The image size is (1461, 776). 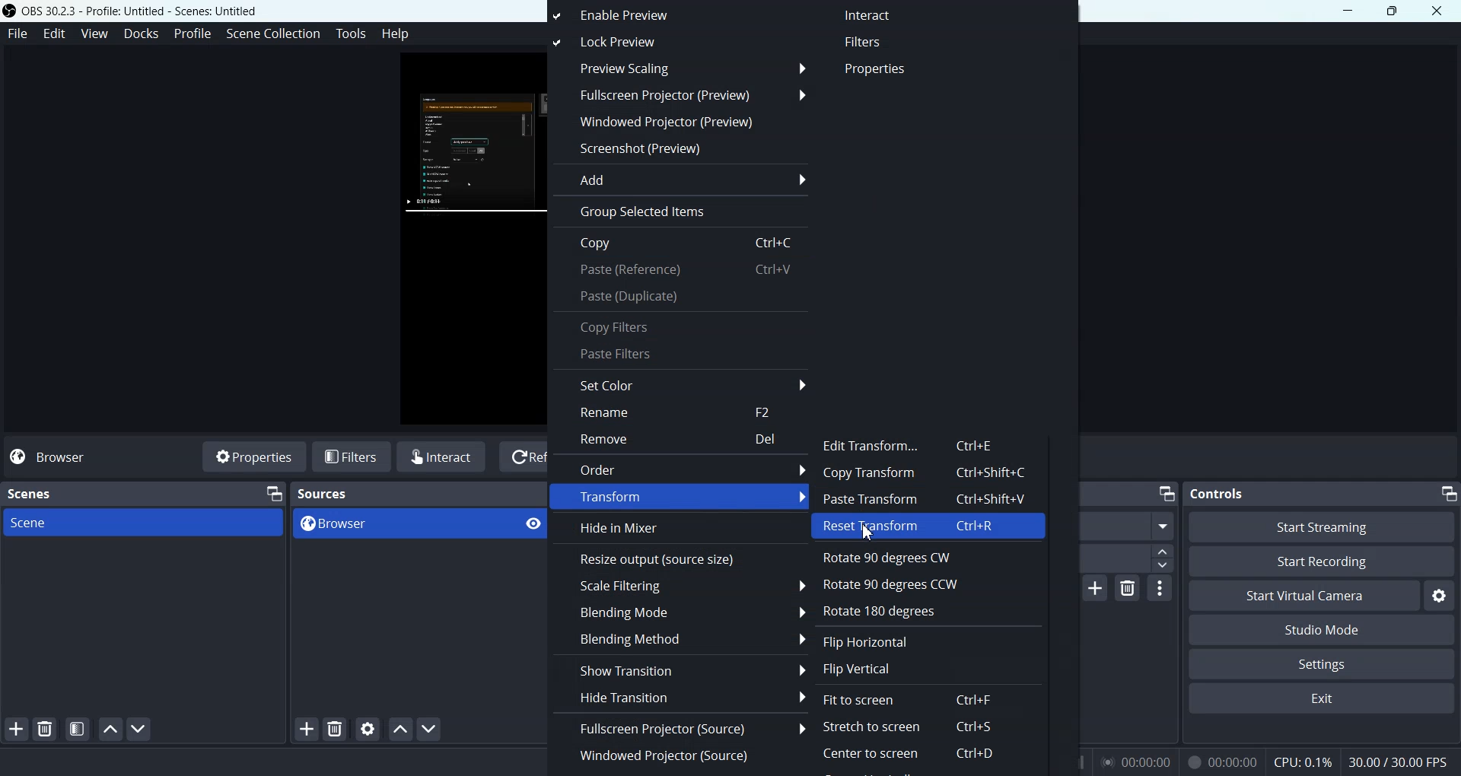 I want to click on Filters, so click(x=880, y=42).